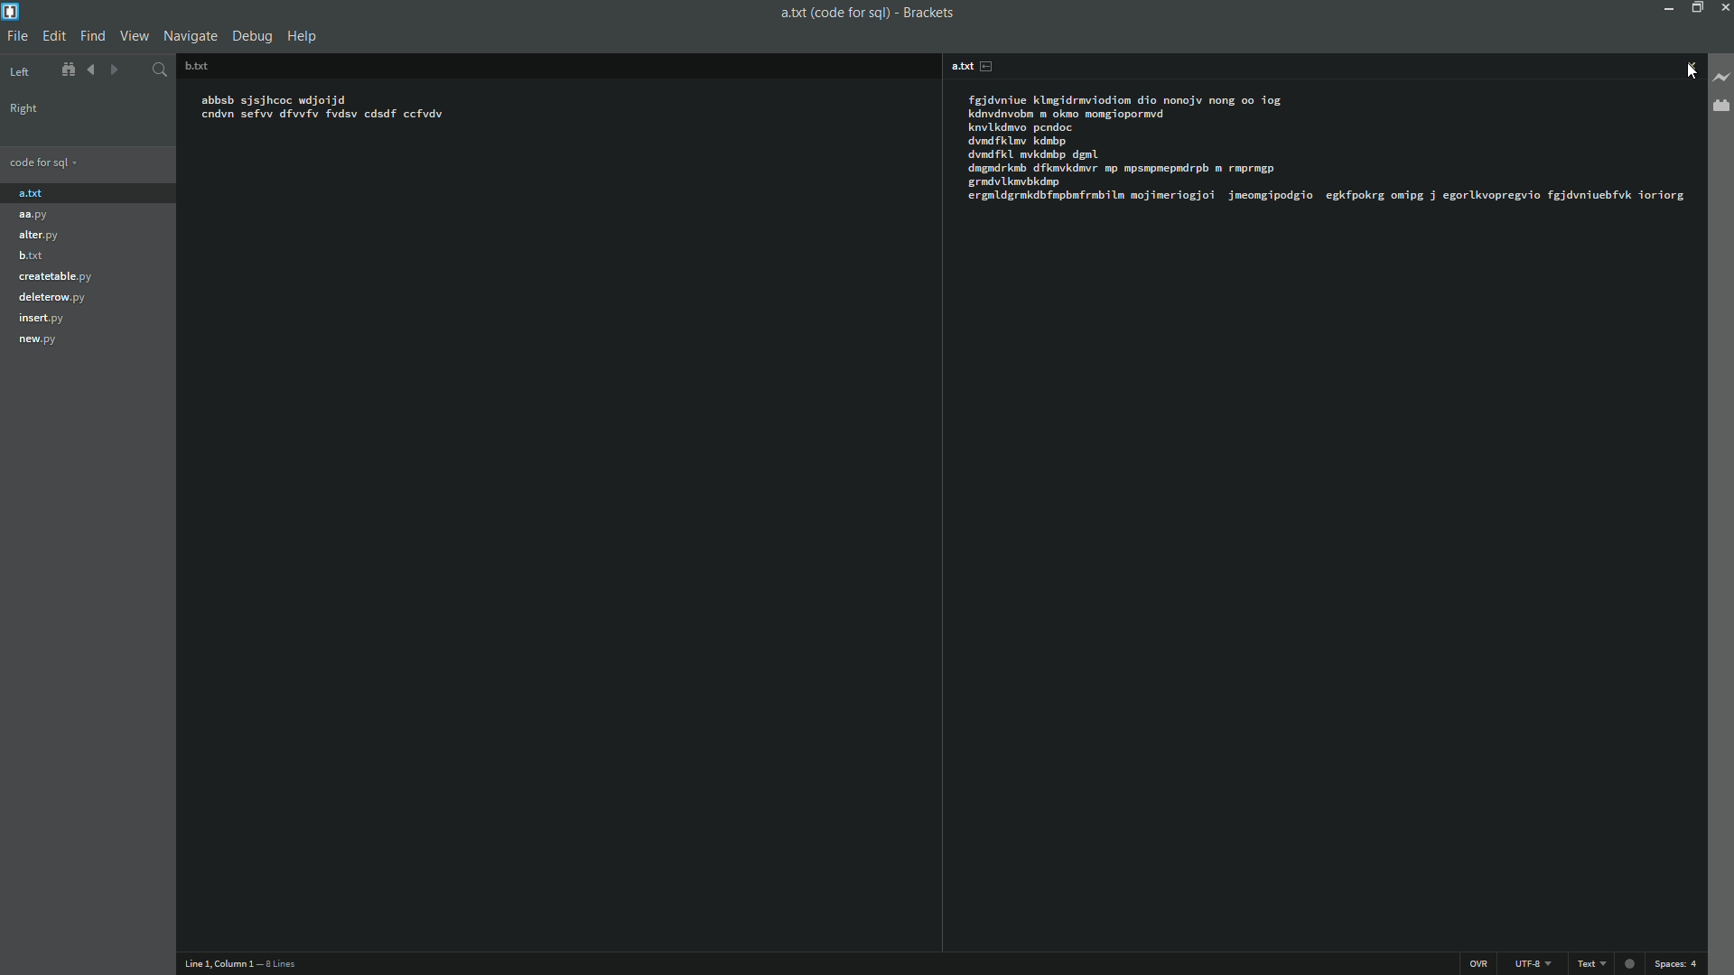 Image resolution: width=1734 pixels, height=975 pixels. Describe the element at coordinates (1723, 7) in the screenshot. I see `close app` at that location.